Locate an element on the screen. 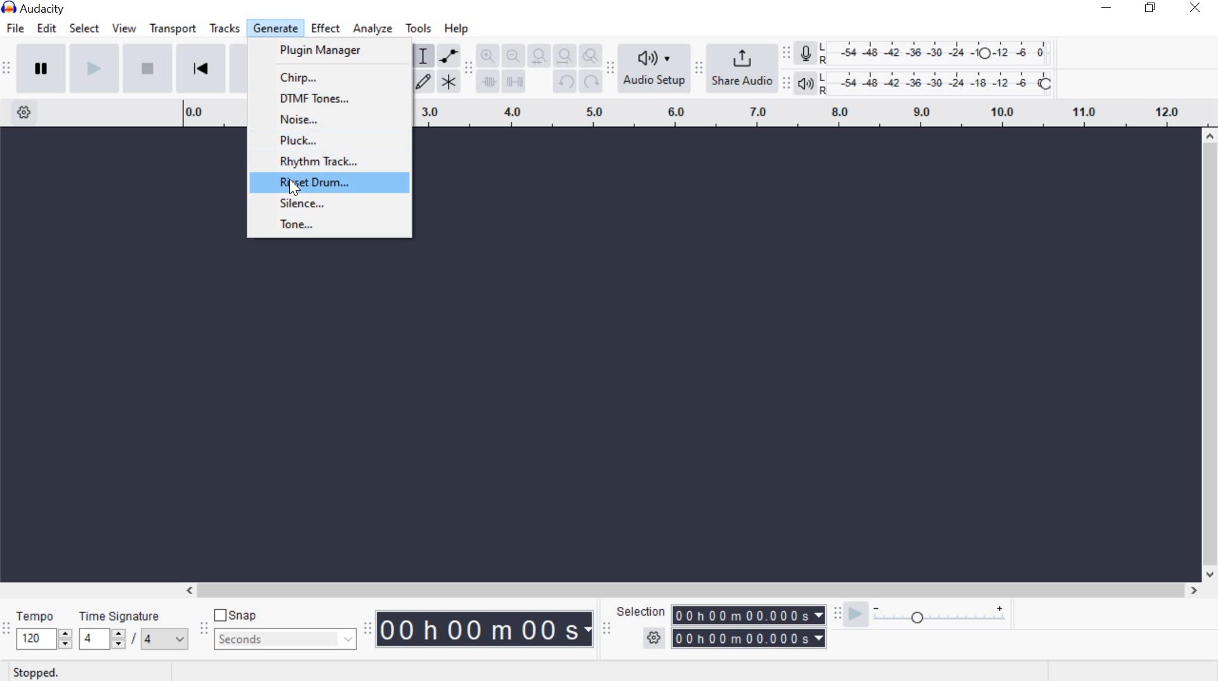 This screenshot has width=1218, height=681. Play-at-speed is located at coordinates (855, 615).